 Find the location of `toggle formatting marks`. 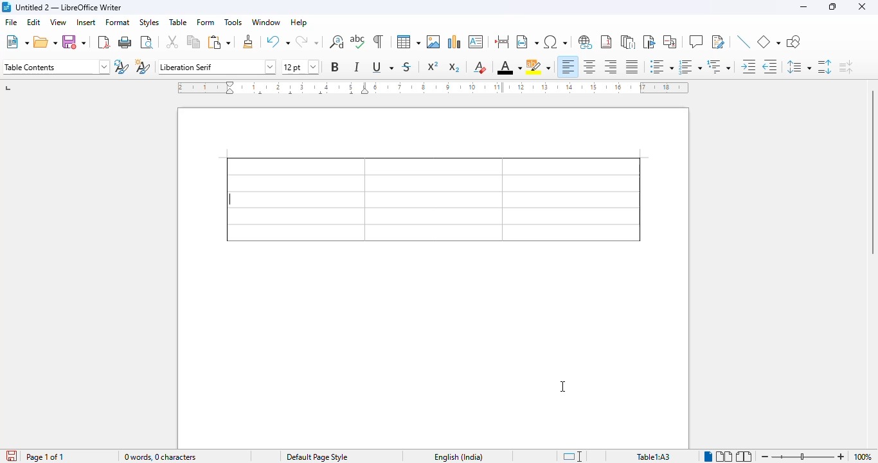

toggle formatting marks is located at coordinates (378, 41).